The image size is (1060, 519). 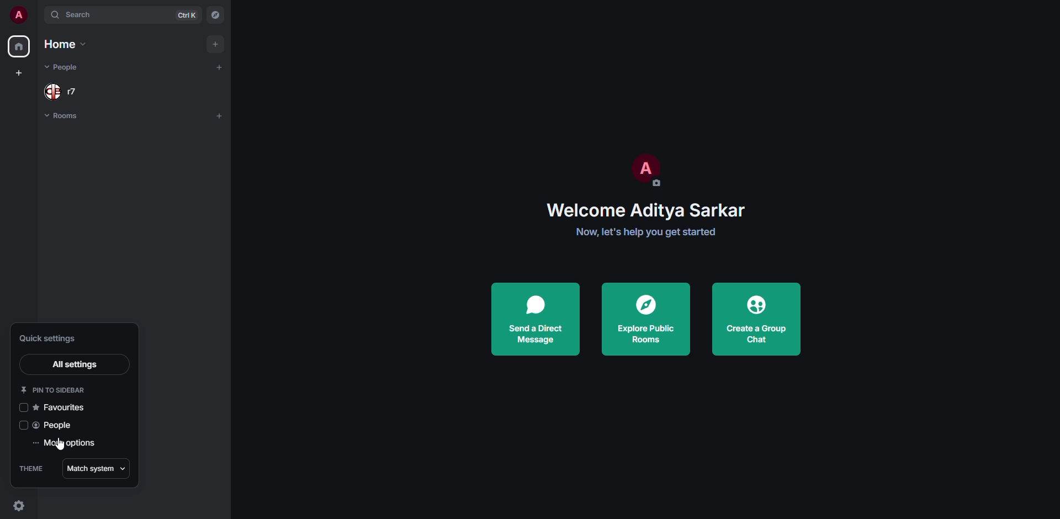 I want to click on all settings, so click(x=74, y=363).